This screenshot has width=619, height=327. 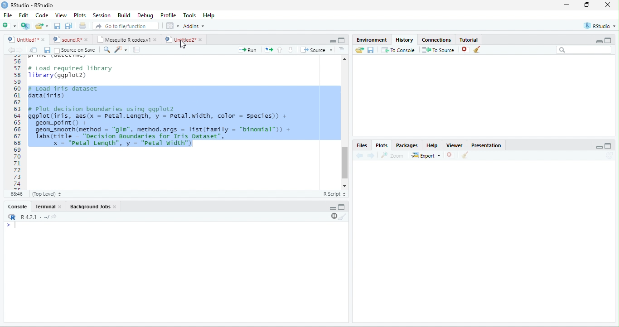 I want to click on save, so click(x=57, y=26).